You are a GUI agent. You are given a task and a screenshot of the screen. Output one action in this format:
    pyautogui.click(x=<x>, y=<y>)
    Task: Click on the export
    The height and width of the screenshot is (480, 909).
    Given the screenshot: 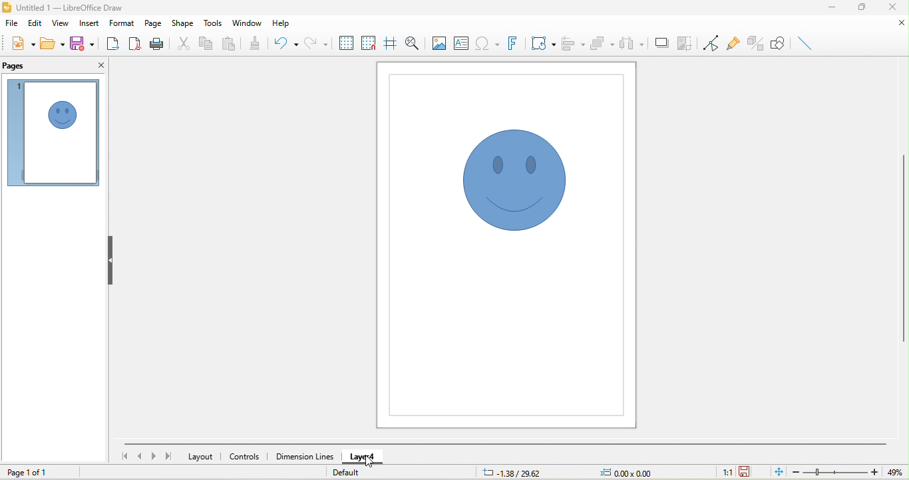 What is the action you would take?
    pyautogui.click(x=111, y=42)
    